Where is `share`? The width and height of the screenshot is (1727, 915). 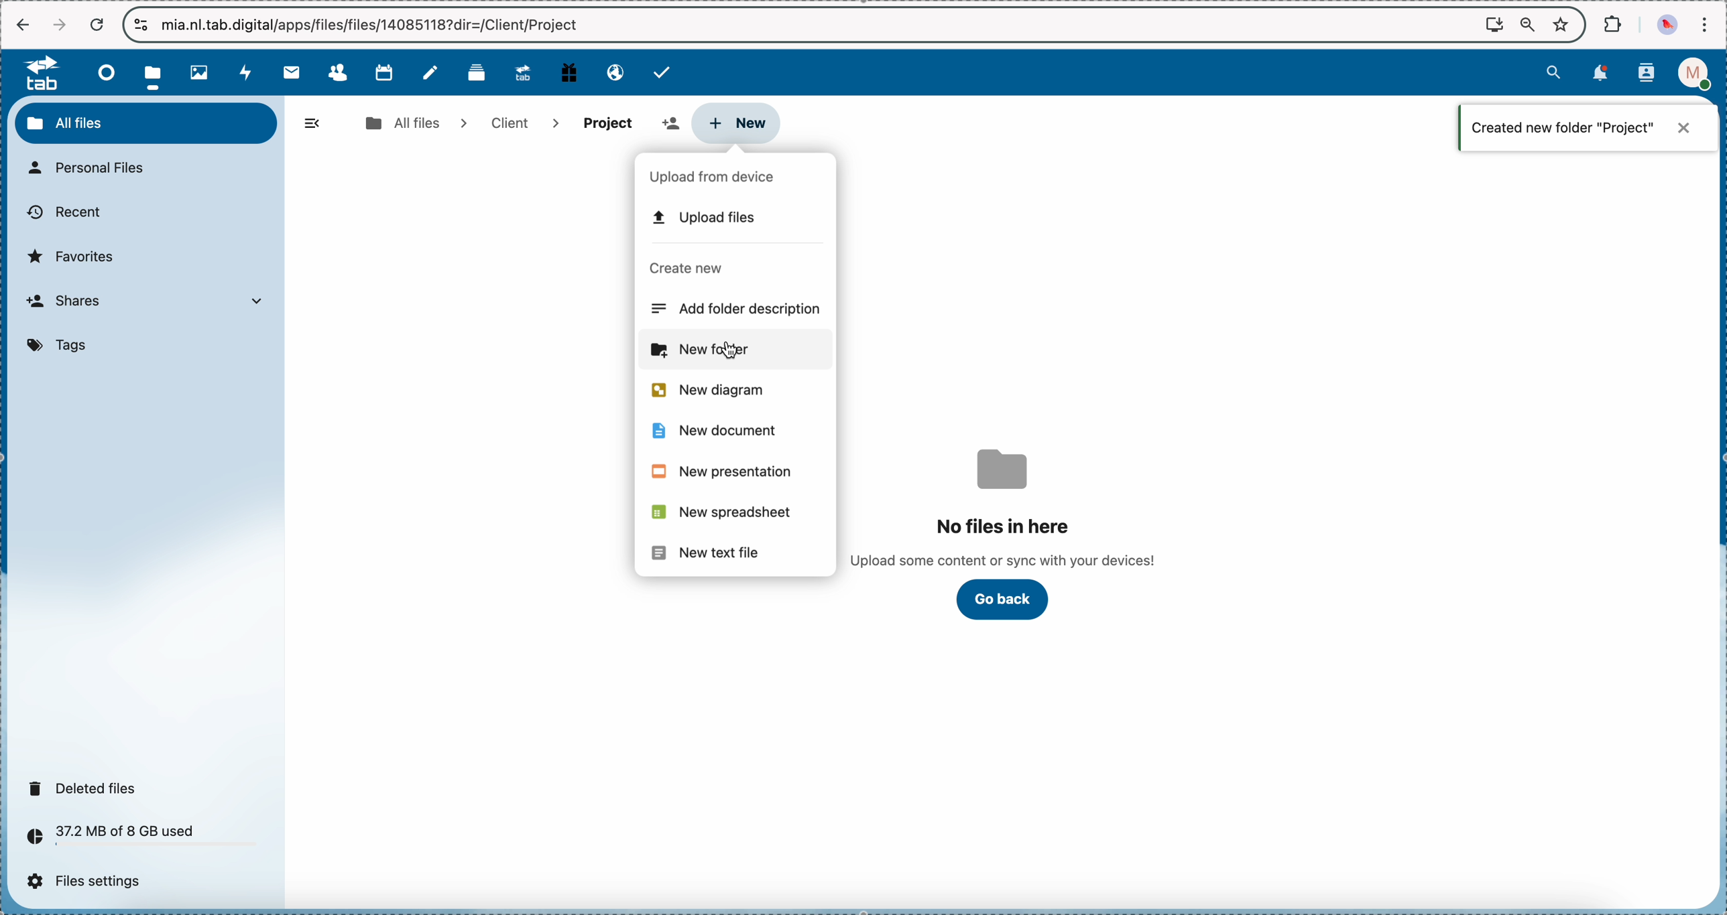
share is located at coordinates (607, 122).